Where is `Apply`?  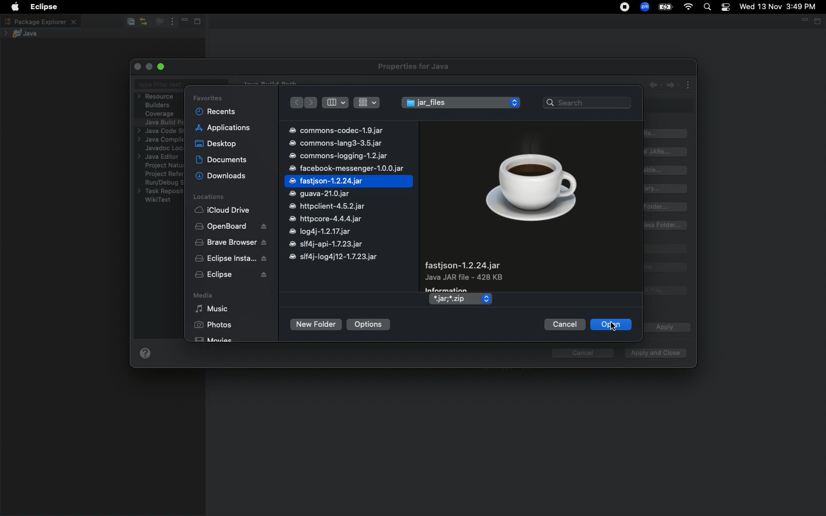 Apply is located at coordinates (664, 328).